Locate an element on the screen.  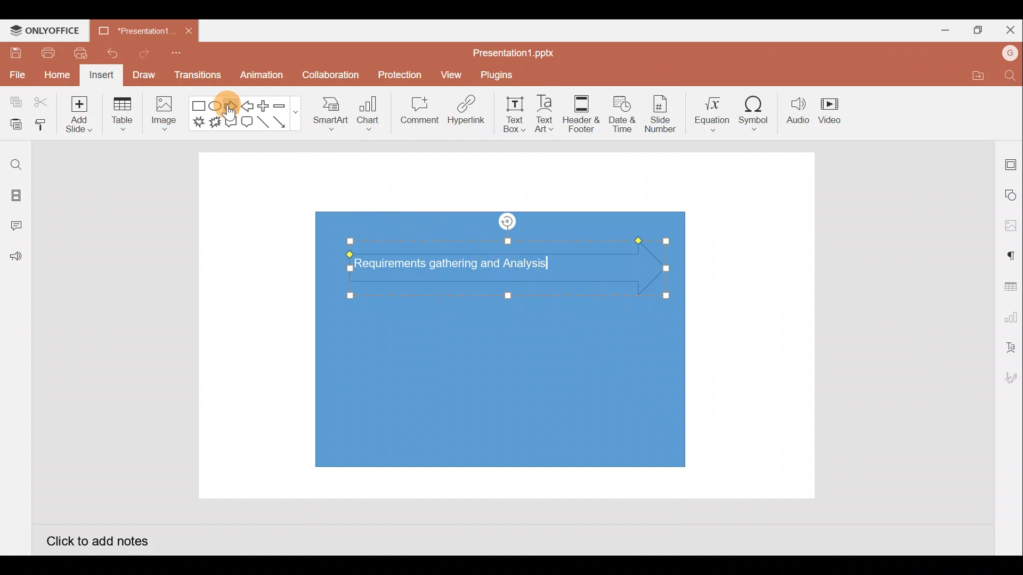
Redo is located at coordinates (140, 53).